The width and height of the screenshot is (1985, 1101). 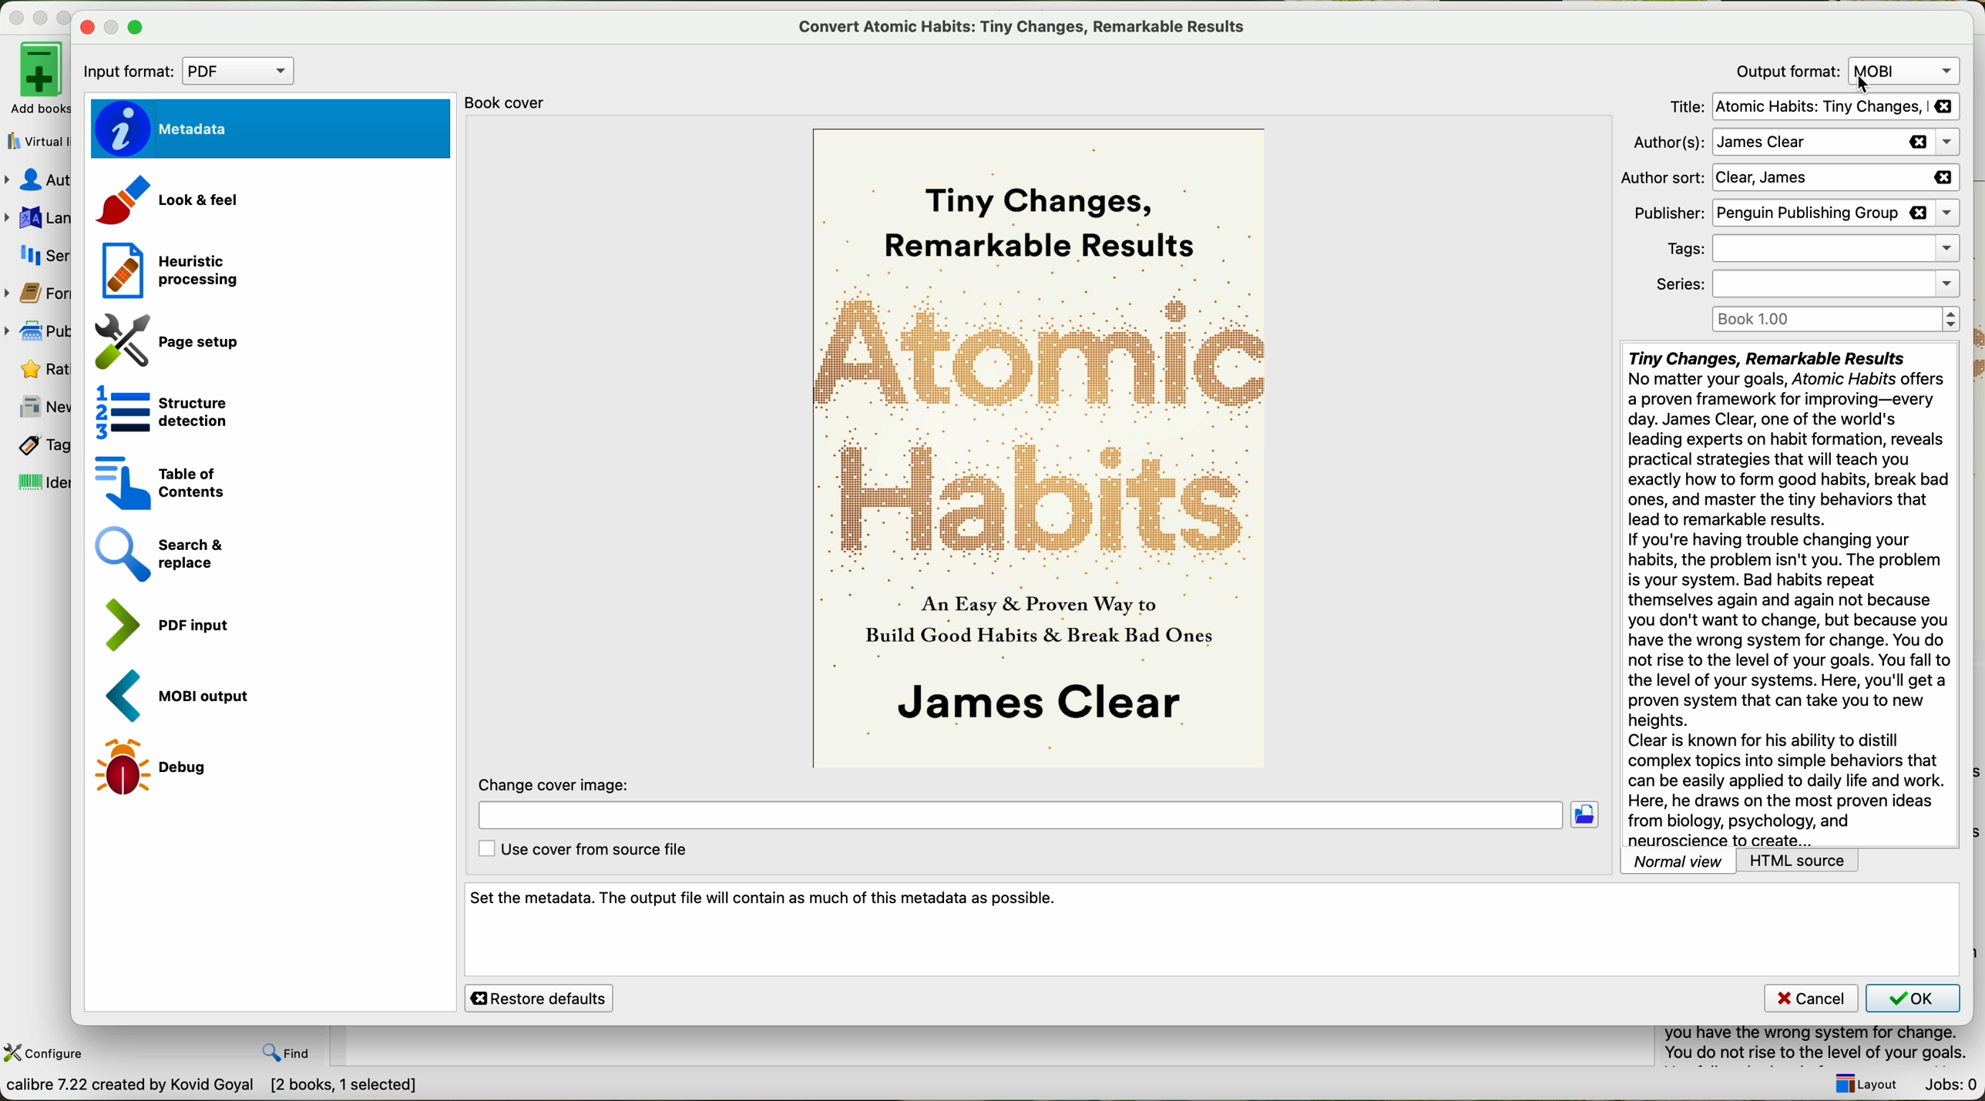 I want to click on tags, so click(x=37, y=445).